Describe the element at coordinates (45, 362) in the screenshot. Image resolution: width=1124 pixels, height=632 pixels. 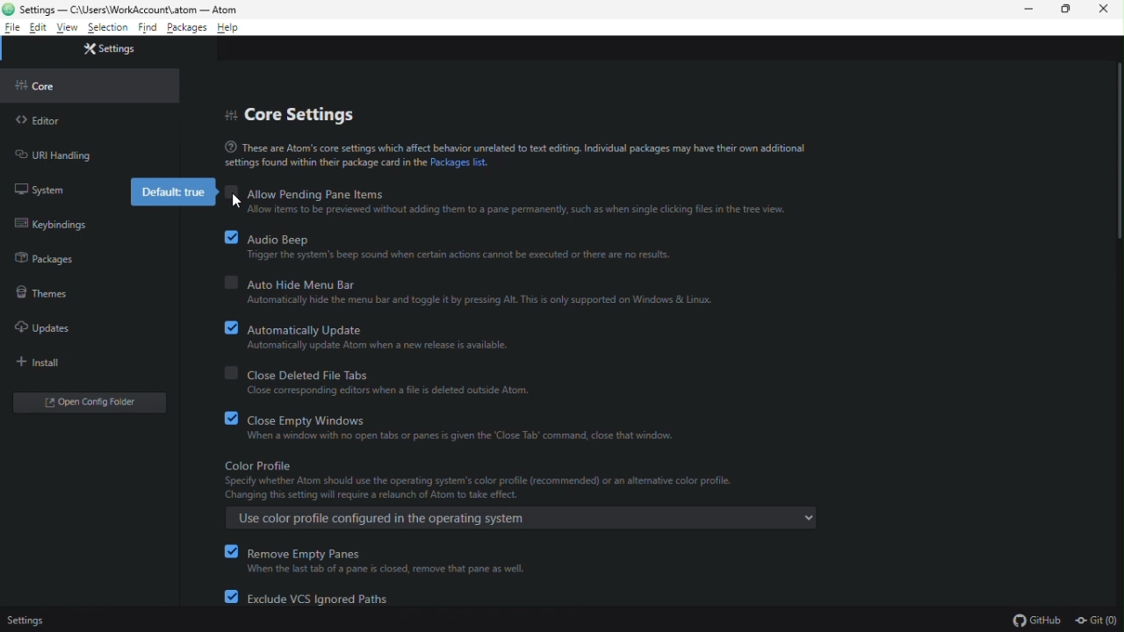
I see `install` at that location.